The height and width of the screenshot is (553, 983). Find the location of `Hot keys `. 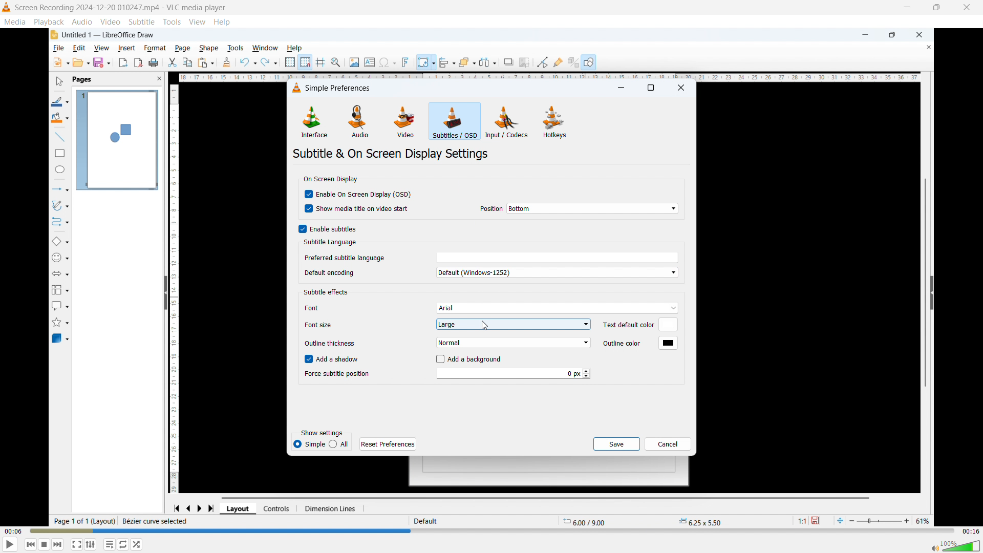

Hot keys  is located at coordinates (554, 121).